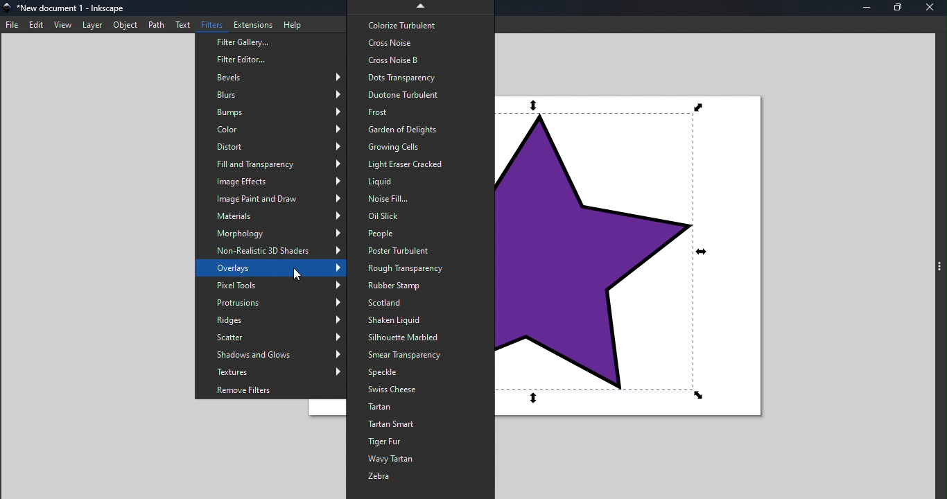 This screenshot has width=947, height=499. What do you see at coordinates (640, 256) in the screenshot?
I see `Canvas` at bounding box center [640, 256].